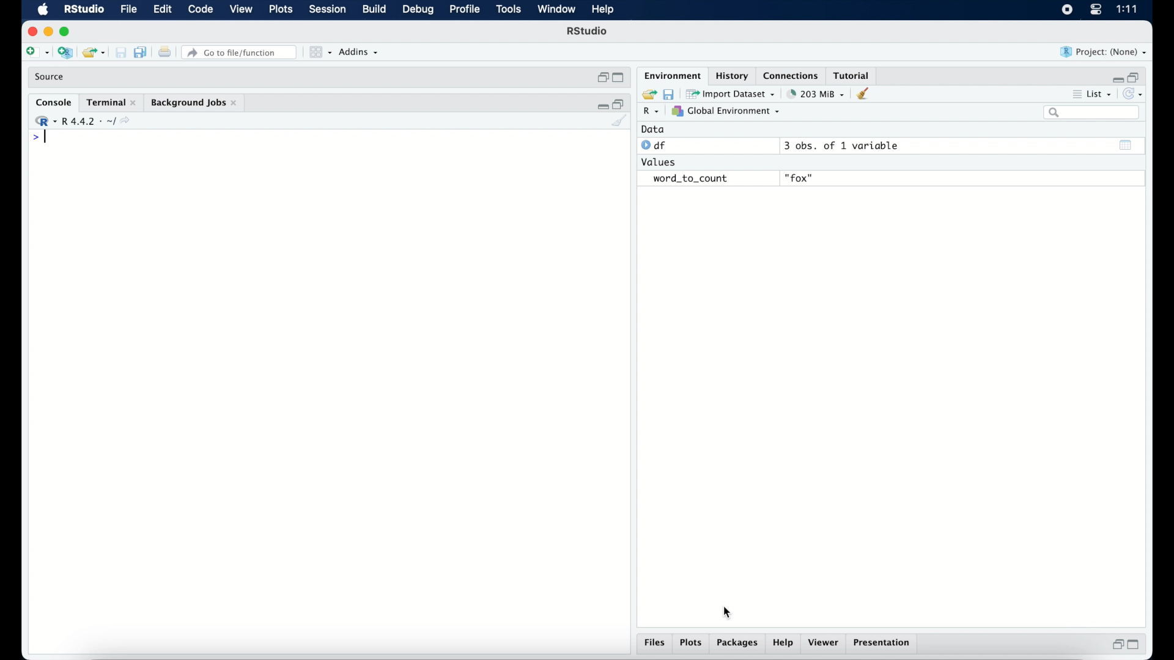 This screenshot has height=660, width=1174. I want to click on presentation, so click(884, 644).